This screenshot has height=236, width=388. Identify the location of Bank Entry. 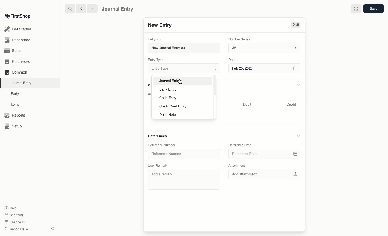
(168, 89).